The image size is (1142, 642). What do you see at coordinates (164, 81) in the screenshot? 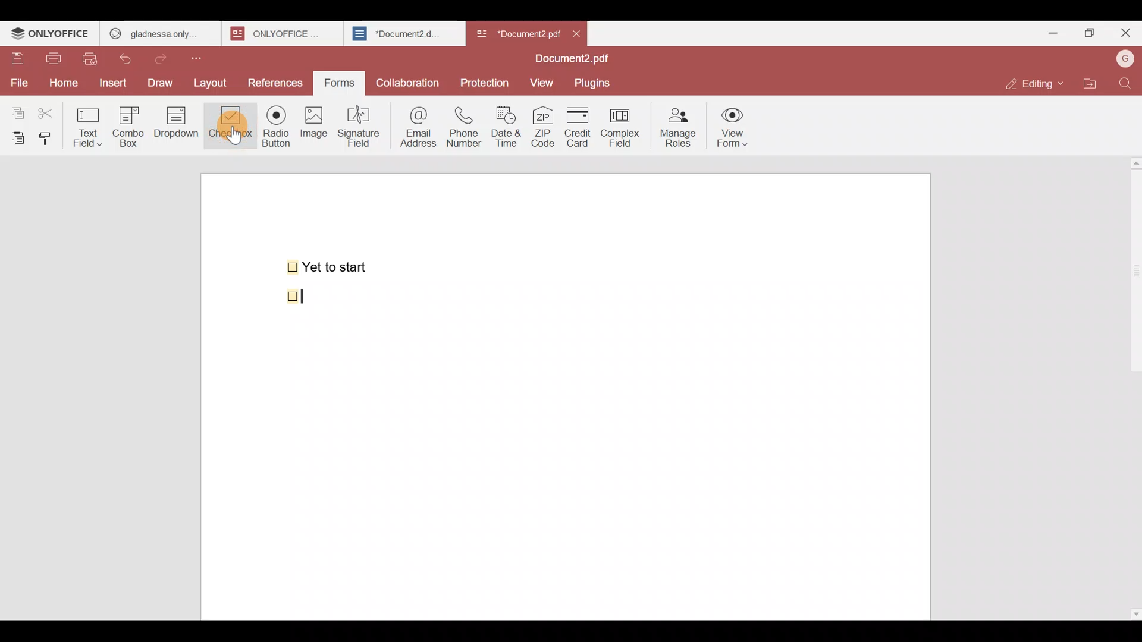
I see `Draw` at bounding box center [164, 81].